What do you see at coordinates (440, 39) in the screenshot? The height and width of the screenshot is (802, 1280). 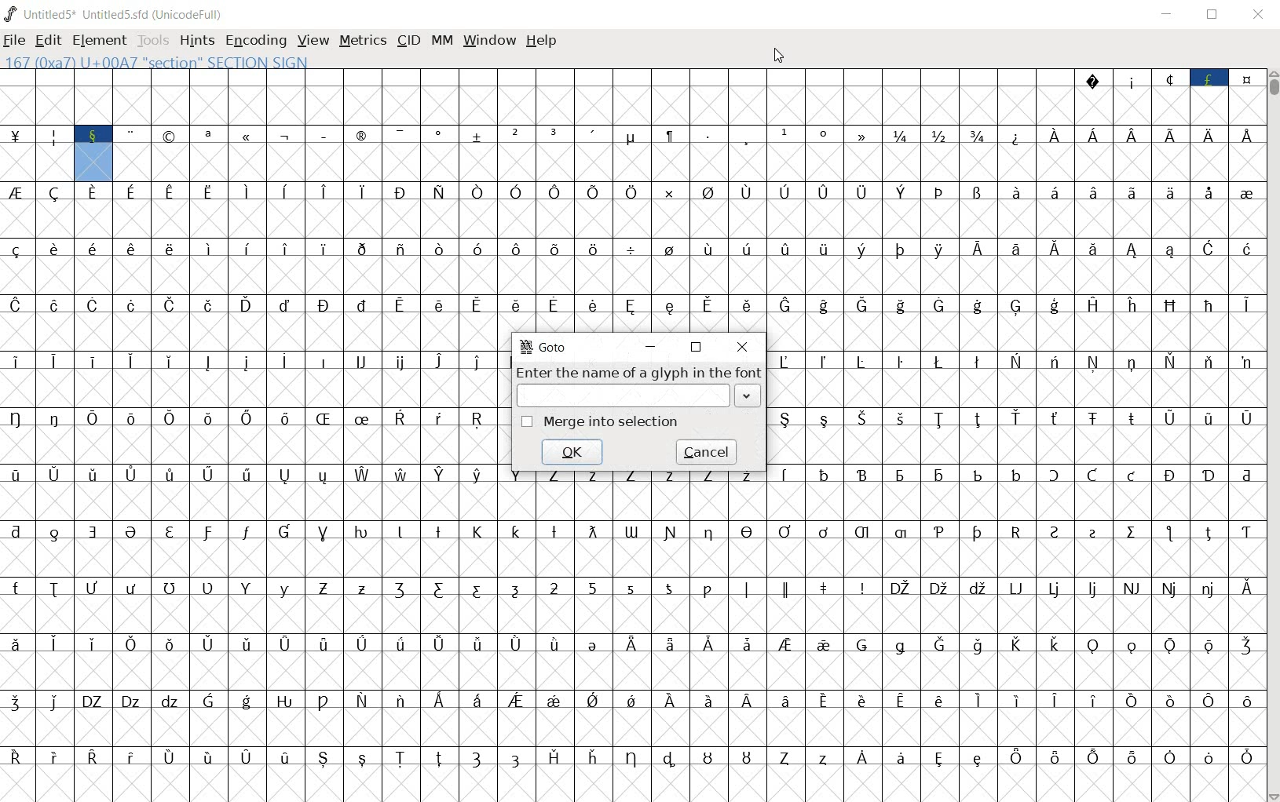 I see `mm` at bounding box center [440, 39].